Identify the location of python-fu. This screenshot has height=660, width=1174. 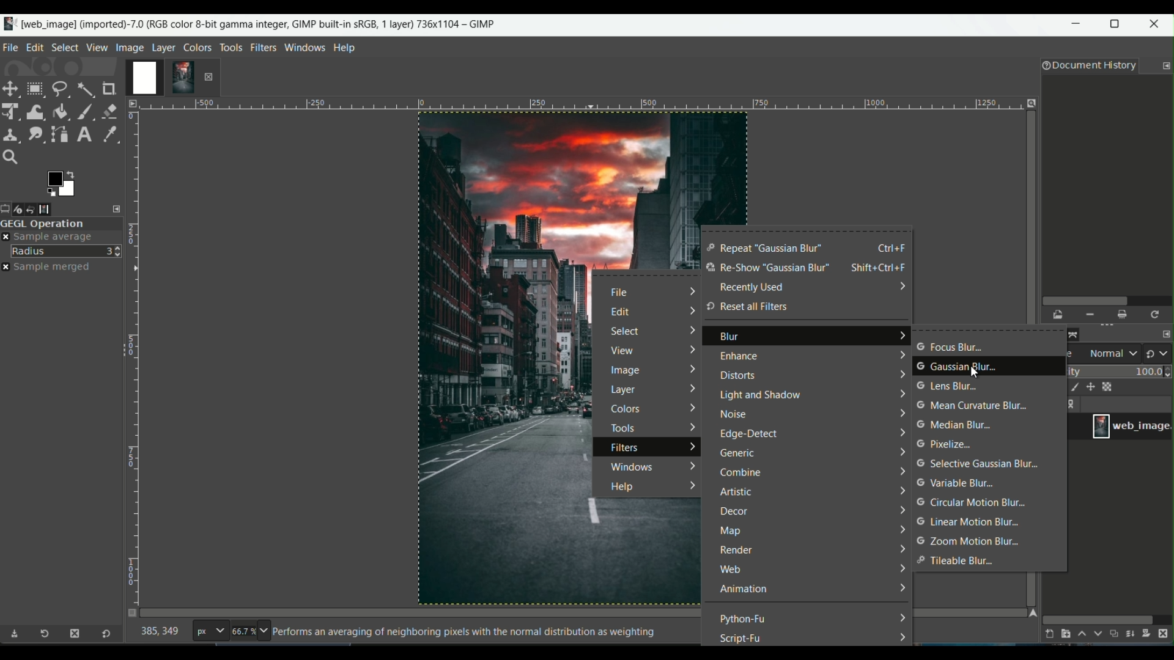
(744, 618).